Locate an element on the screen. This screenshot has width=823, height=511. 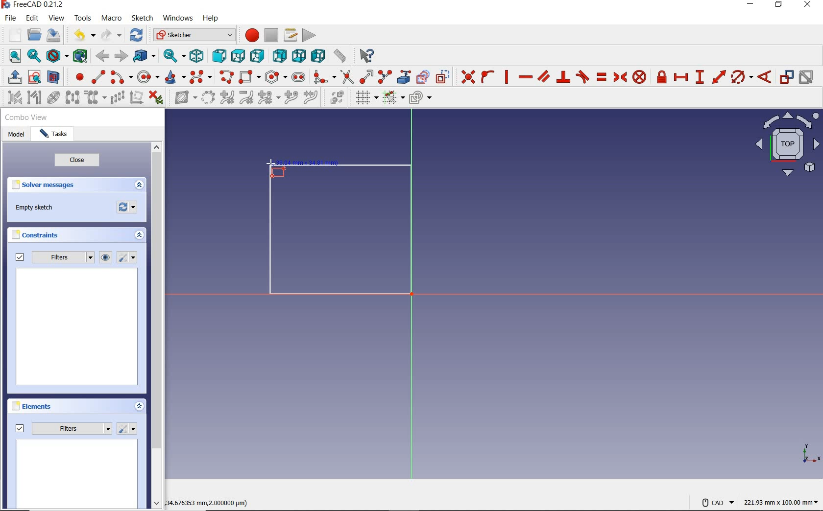
elements is located at coordinates (49, 407).